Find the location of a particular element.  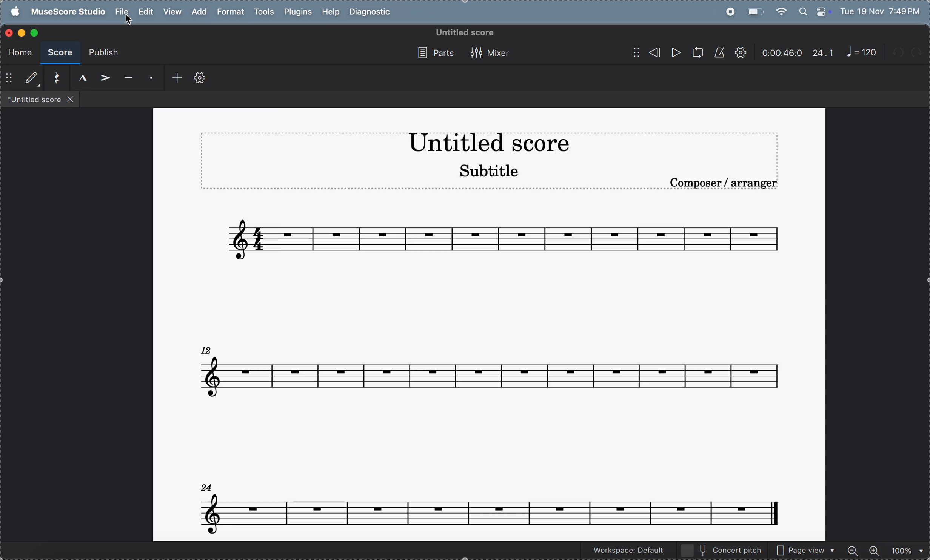

cursor is located at coordinates (131, 22).